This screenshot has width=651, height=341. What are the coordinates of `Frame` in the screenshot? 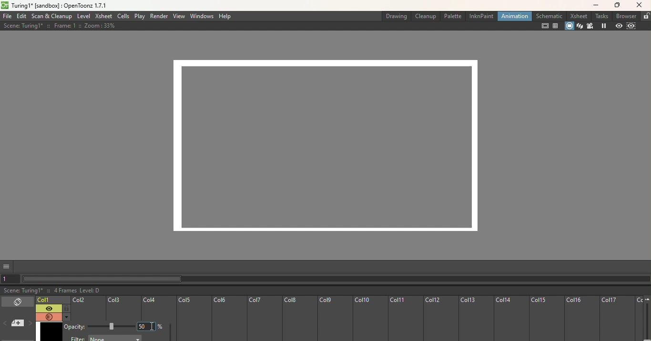 It's located at (49, 331).